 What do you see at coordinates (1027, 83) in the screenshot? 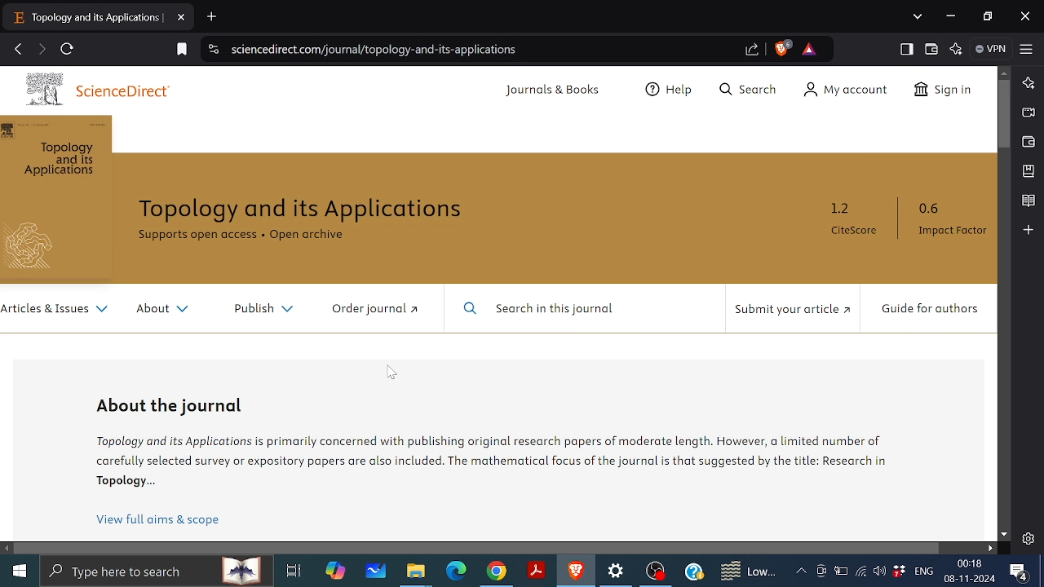
I see `Leo AI` at bounding box center [1027, 83].